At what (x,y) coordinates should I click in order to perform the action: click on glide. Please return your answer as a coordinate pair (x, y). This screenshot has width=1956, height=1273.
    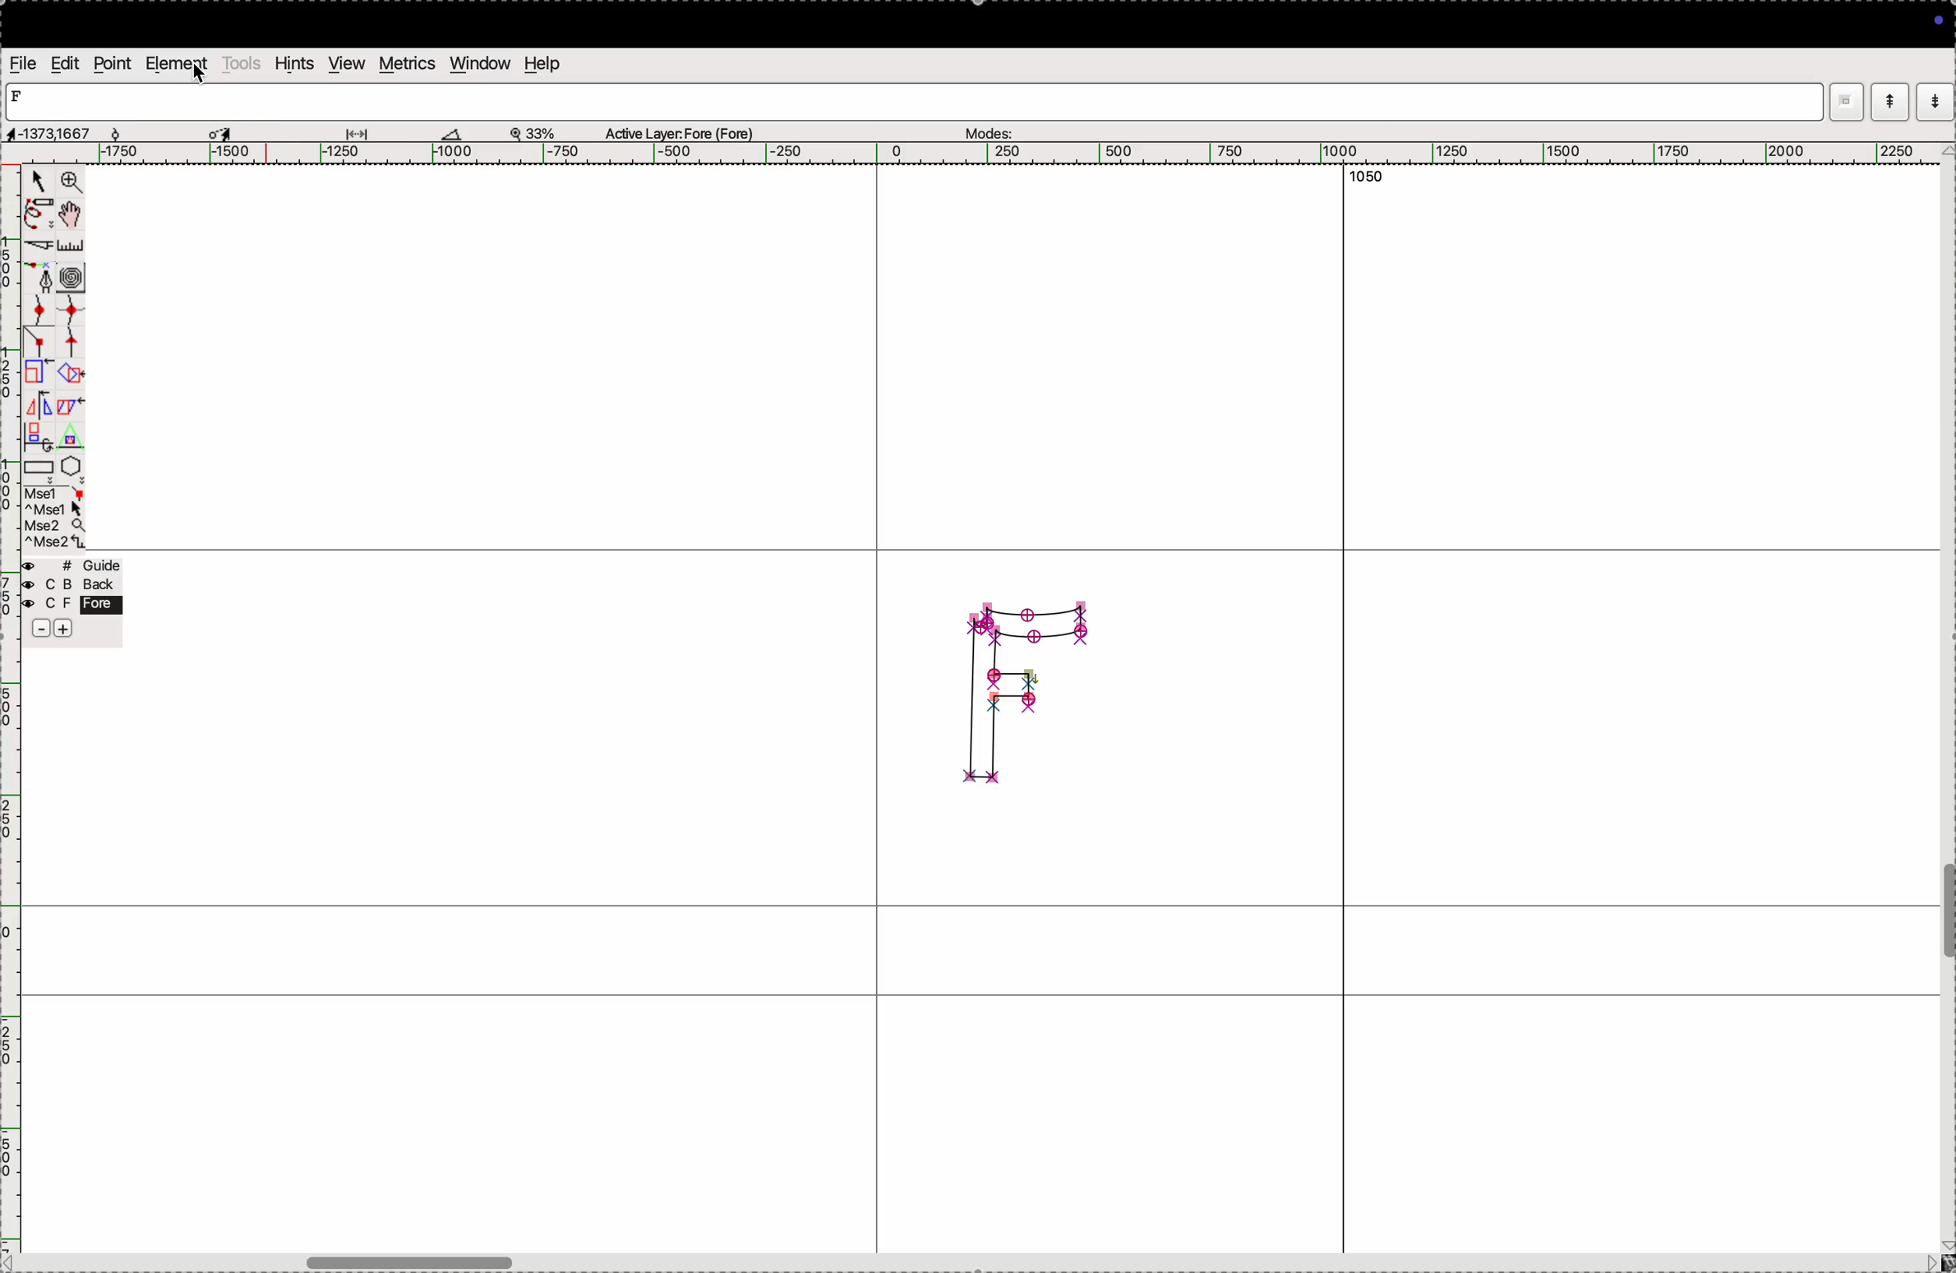
    Looking at the image, I should click on (362, 133).